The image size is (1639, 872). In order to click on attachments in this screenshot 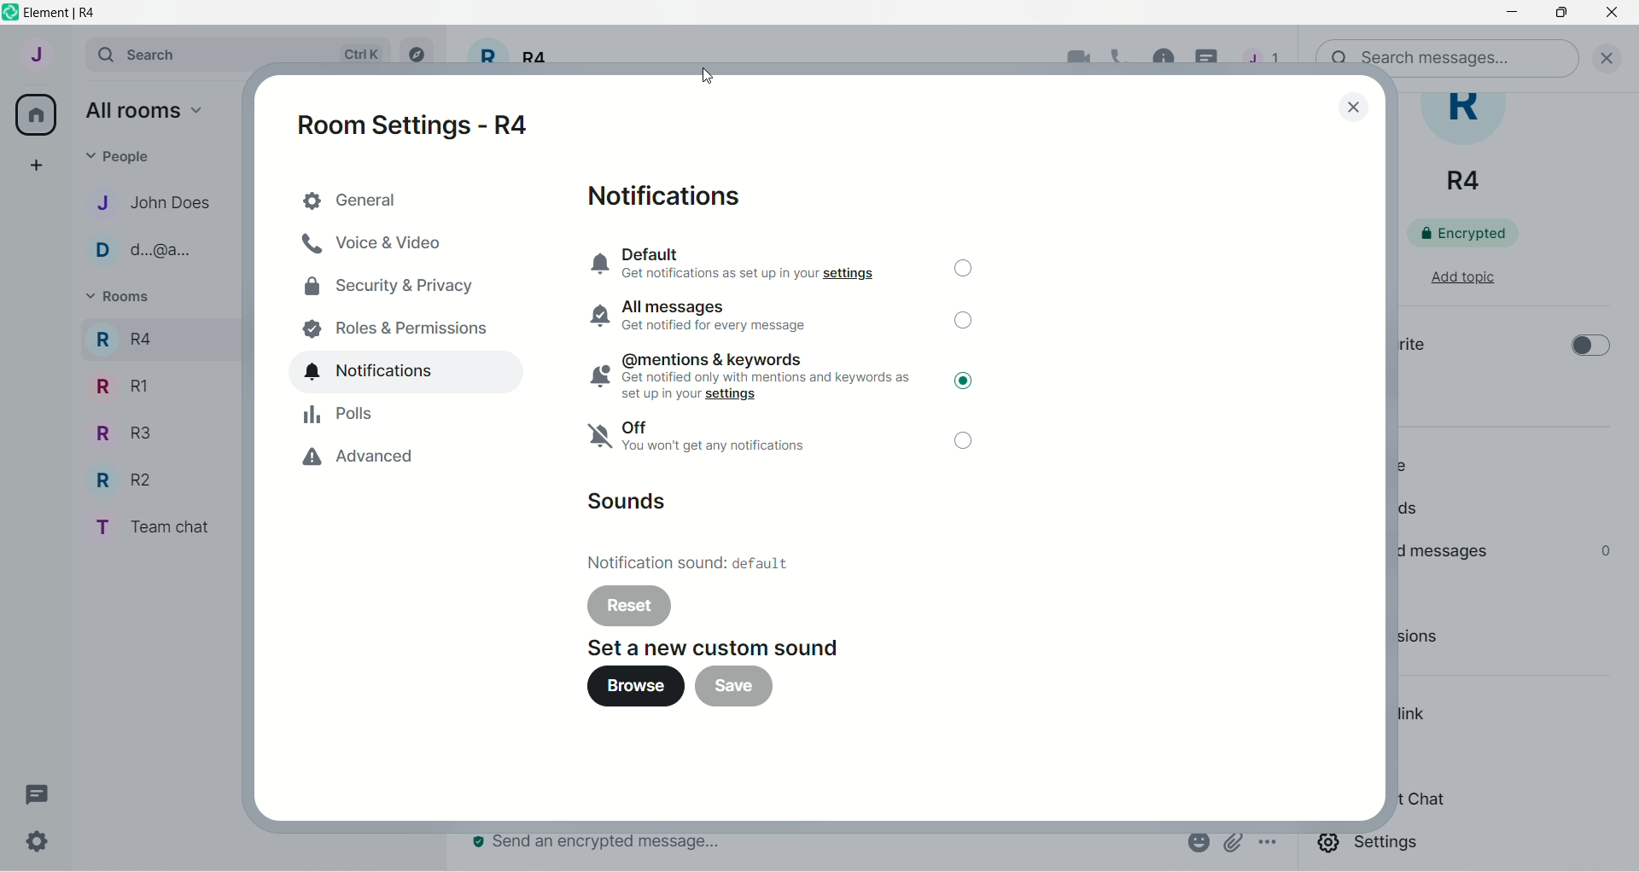, I will do `click(1233, 843)`.